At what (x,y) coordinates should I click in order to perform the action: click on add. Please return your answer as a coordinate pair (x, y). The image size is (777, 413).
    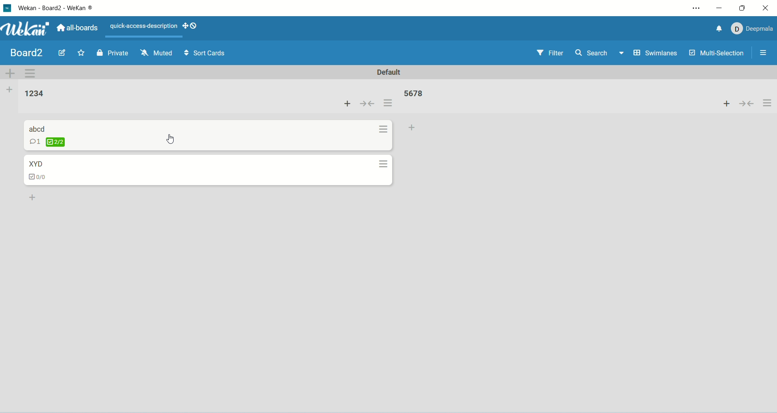
    Looking at the image, I should click on (725, 104).